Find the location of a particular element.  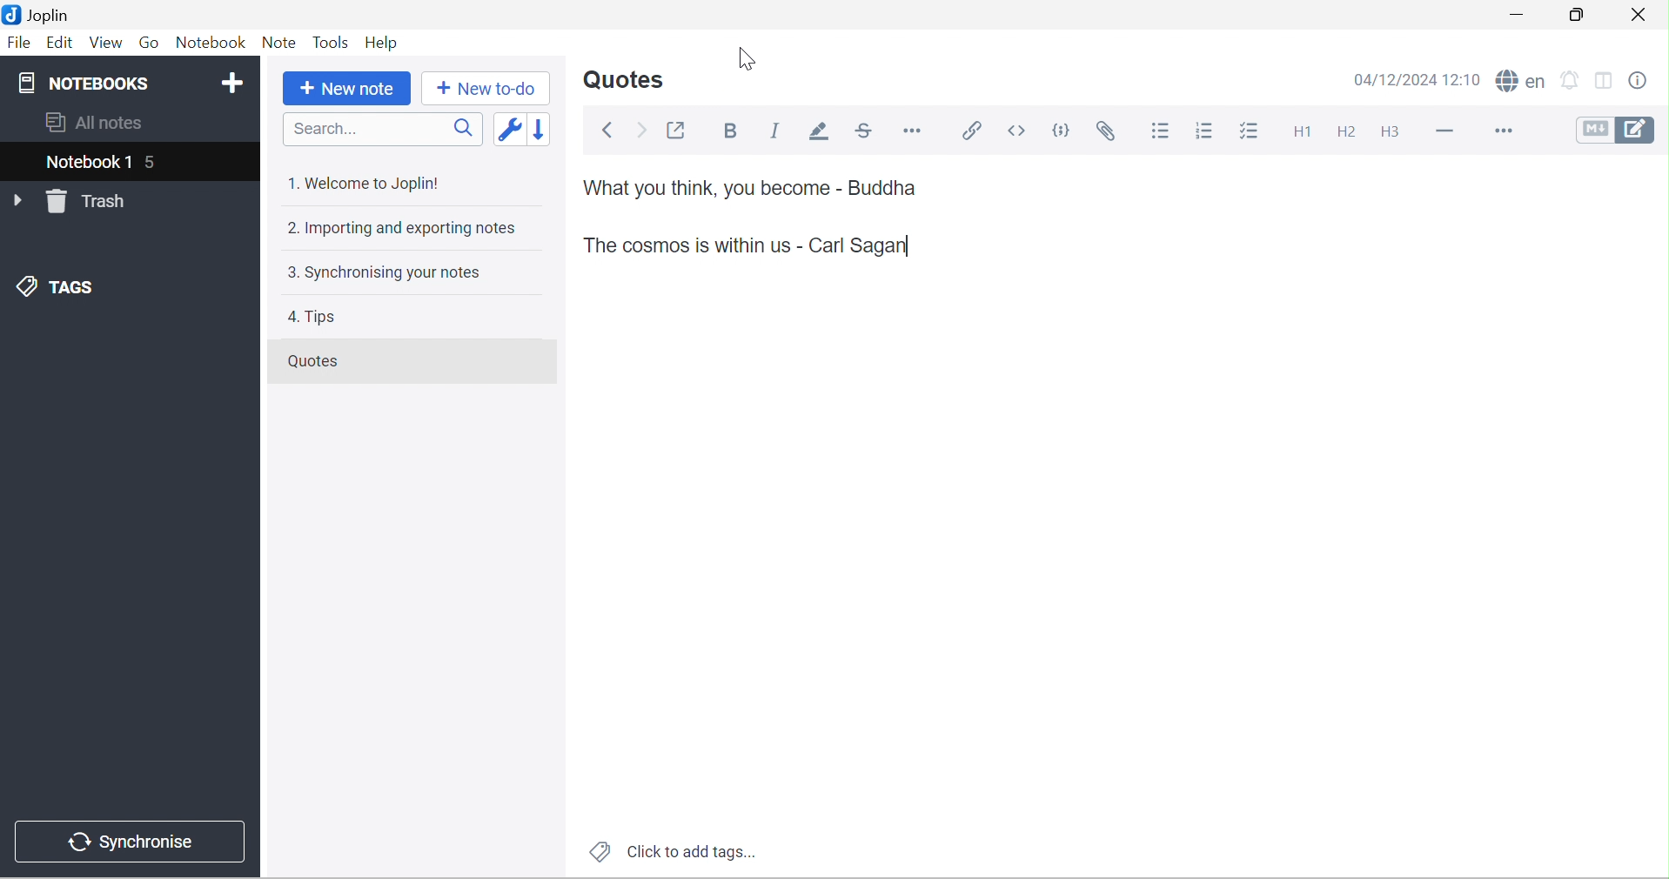

Joplin is located at coordinates (43, 15).